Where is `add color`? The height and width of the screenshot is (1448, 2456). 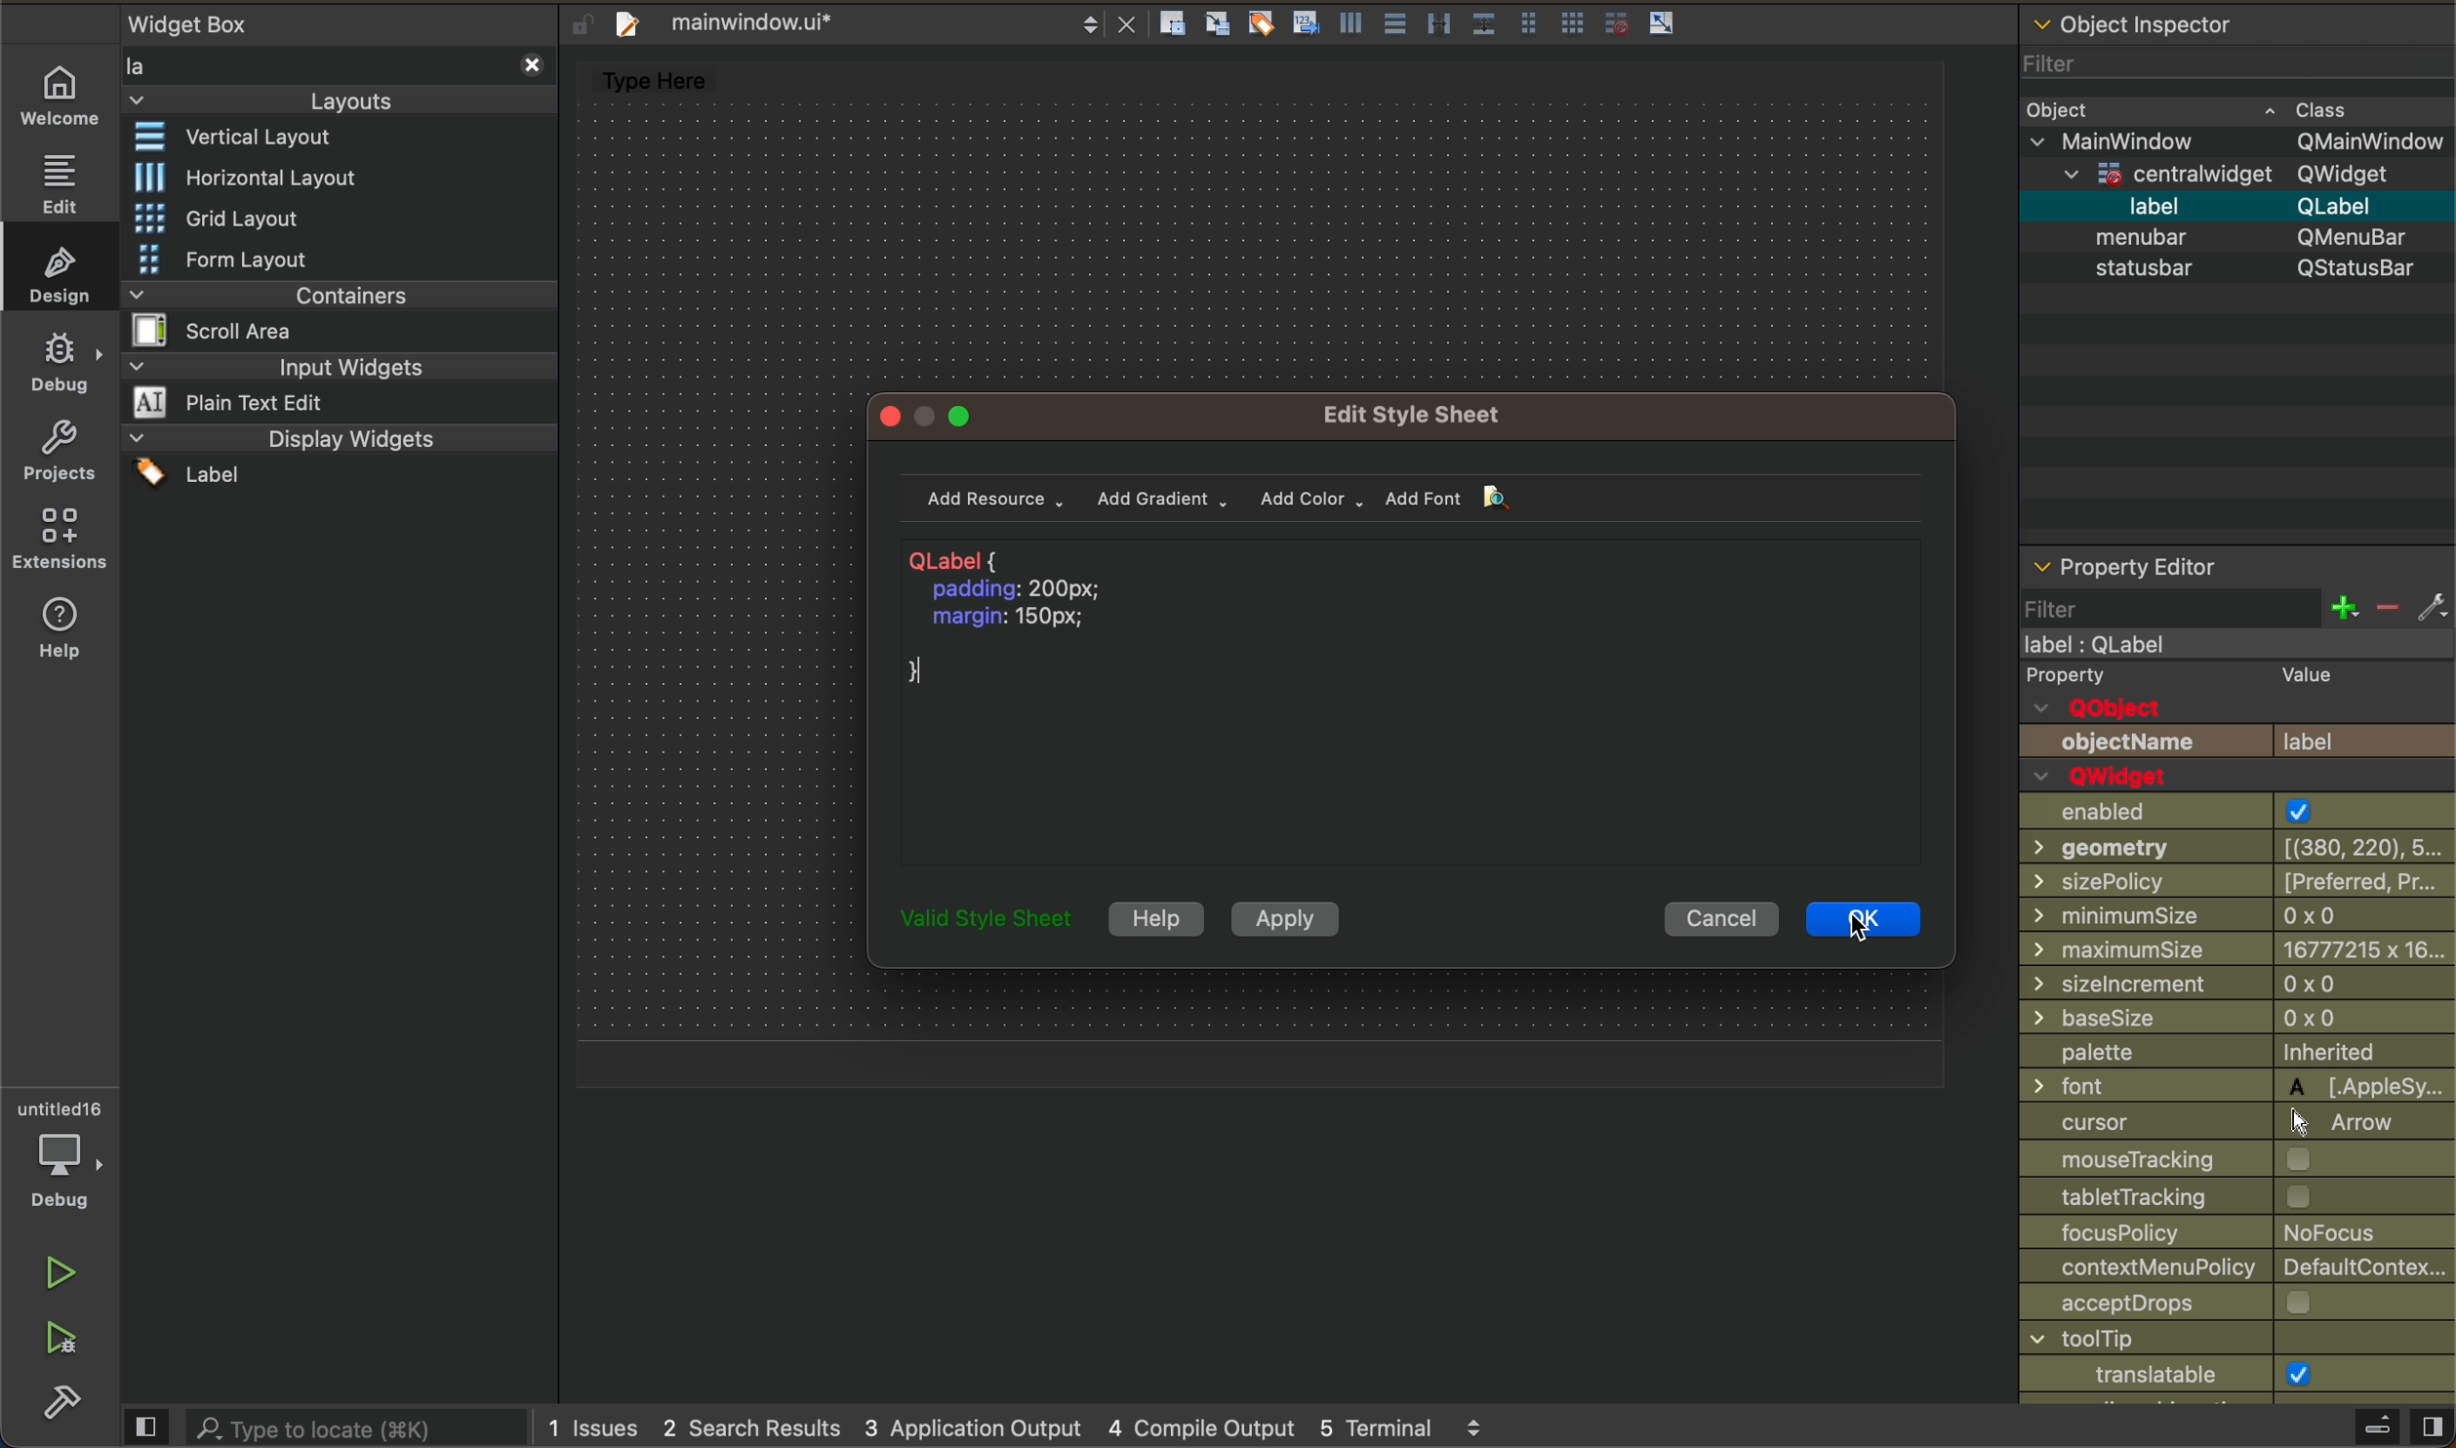 add color is located at coordinates (1306, 499).